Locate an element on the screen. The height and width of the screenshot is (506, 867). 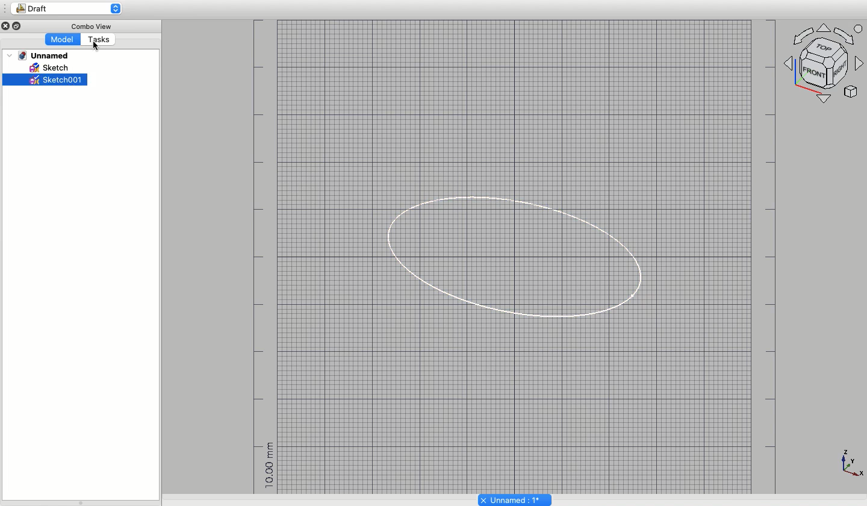
Minimize is located at coordinates (17, 26).